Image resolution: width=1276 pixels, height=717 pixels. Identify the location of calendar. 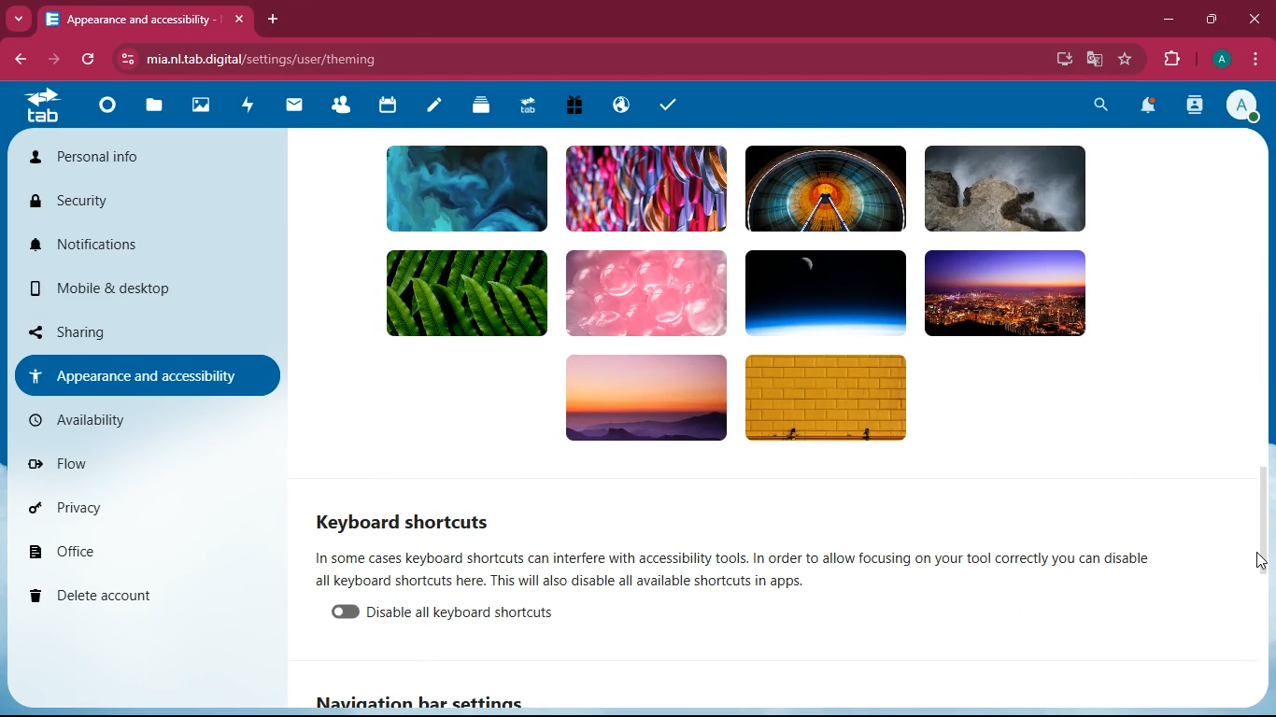
(389, 107).